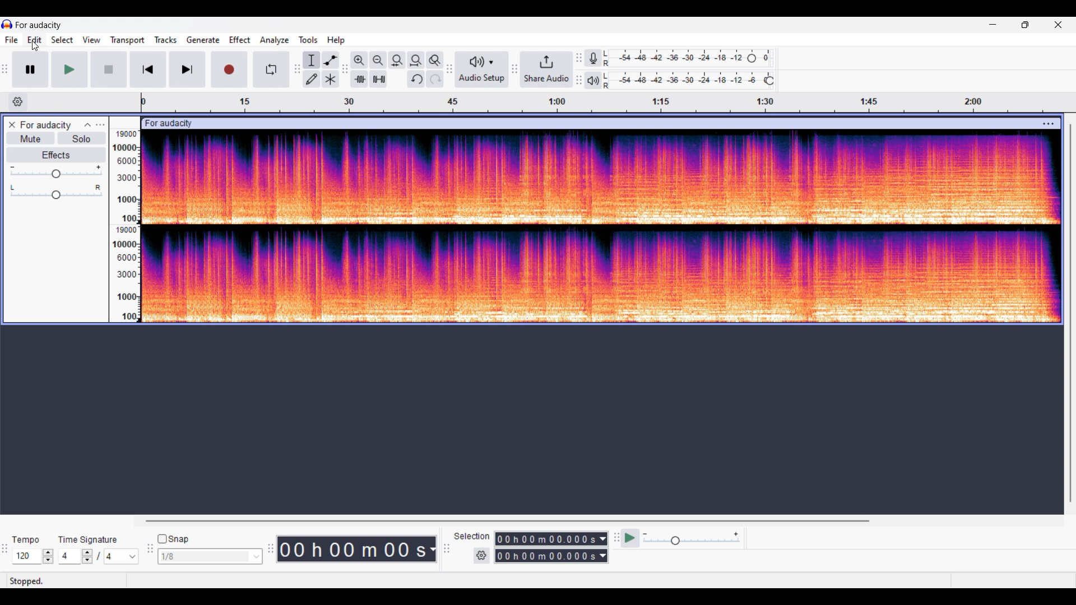 This screenshot has width=1076, height=605. What do you see at coordinates (336, 41) in the screenshot?
I see `Help menu` at bounding box center [336, 41].